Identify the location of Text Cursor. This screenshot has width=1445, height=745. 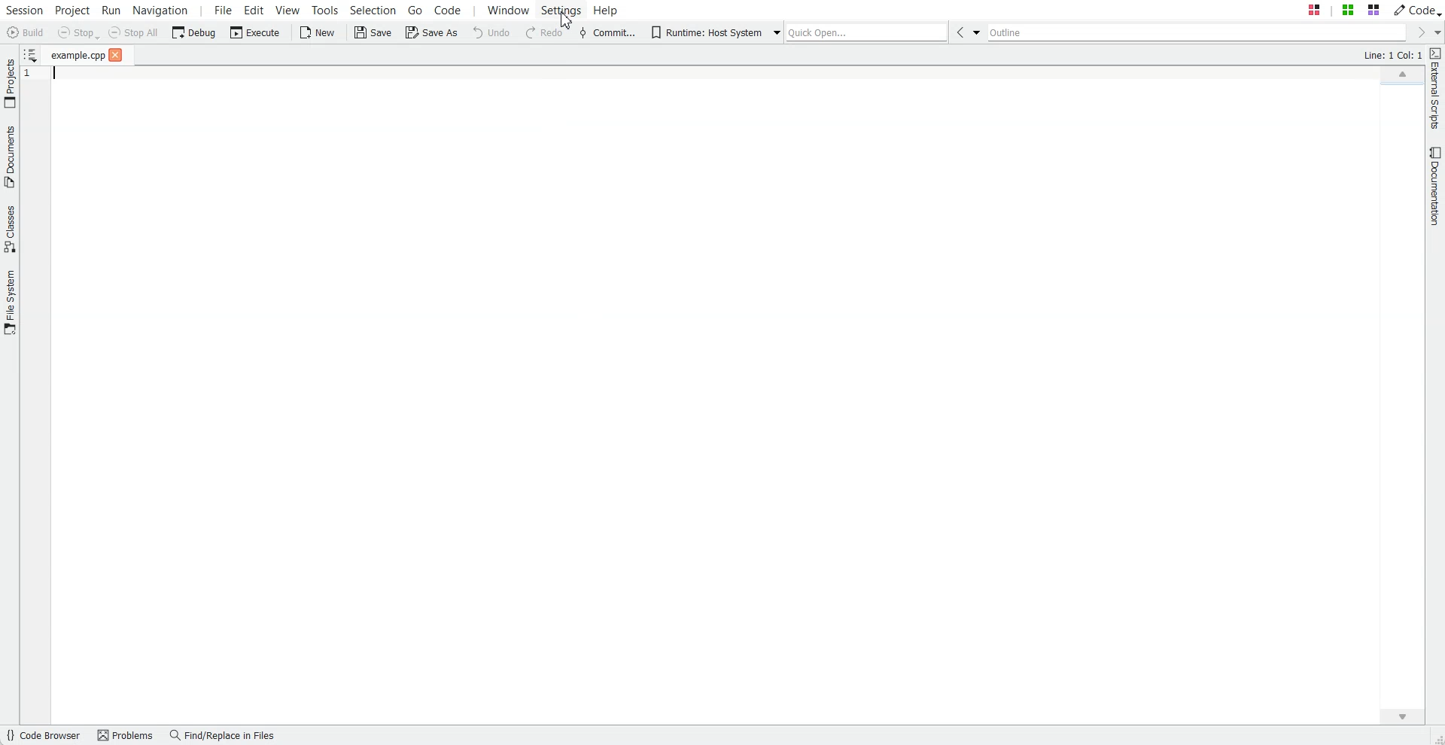
(52, 78).